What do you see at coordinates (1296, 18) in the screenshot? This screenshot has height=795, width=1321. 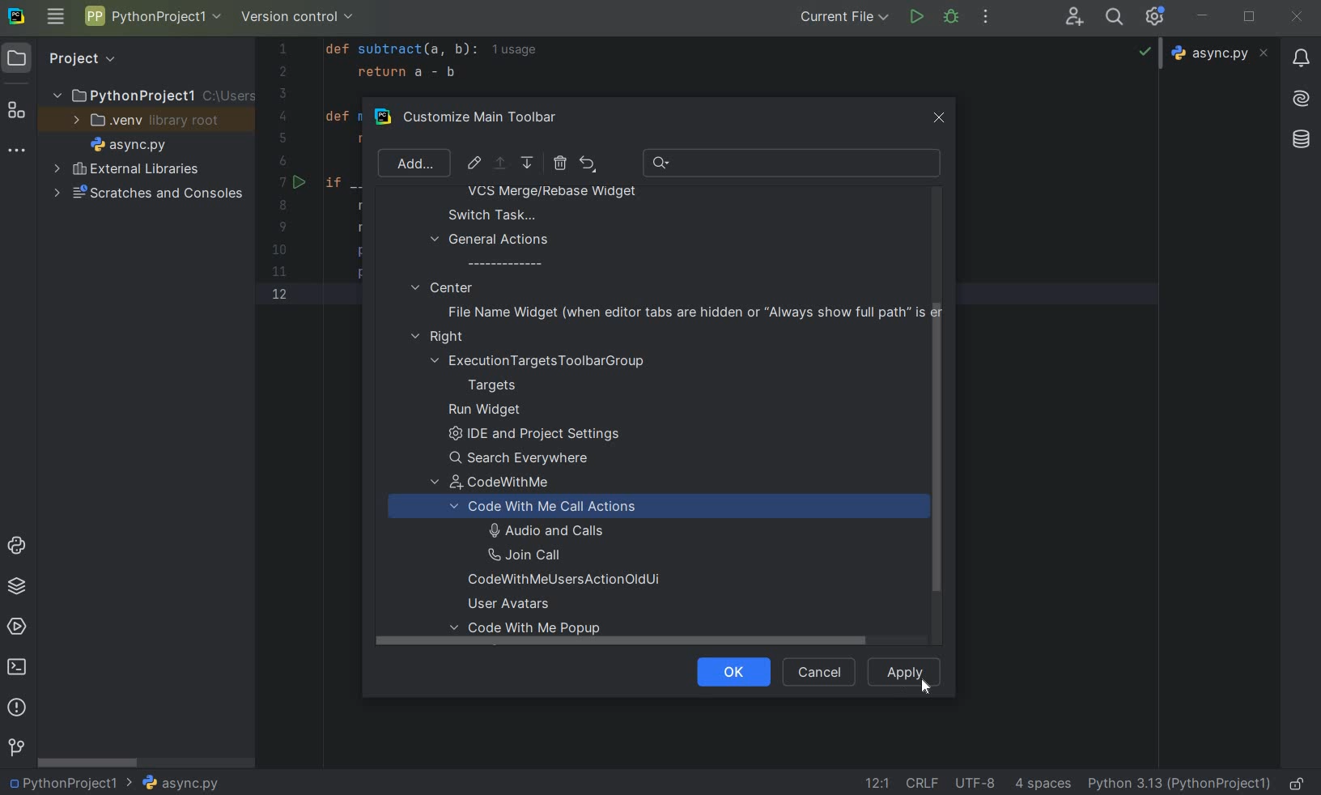 I see `CLOSE` at bounding box center [1296, 18].